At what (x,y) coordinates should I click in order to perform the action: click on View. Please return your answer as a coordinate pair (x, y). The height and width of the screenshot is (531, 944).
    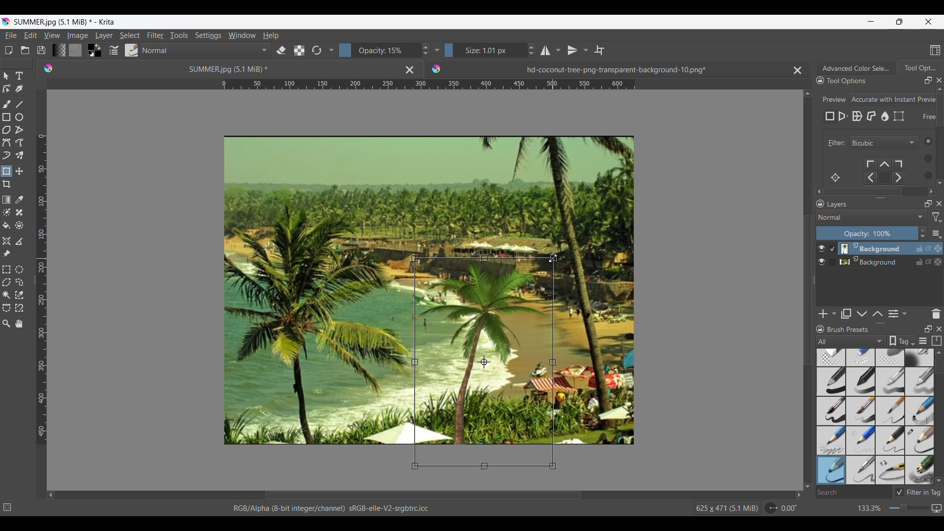
    Looking at the image, I should click on (52, 35).